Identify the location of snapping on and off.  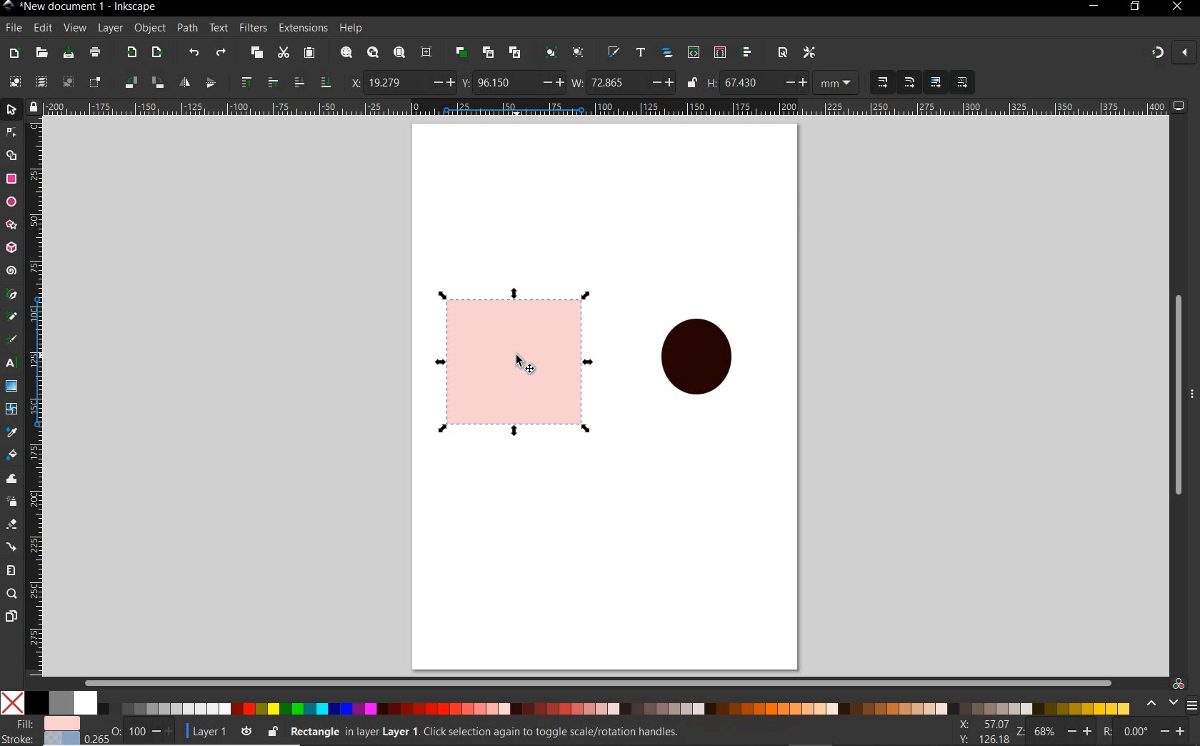
(1173, 51).